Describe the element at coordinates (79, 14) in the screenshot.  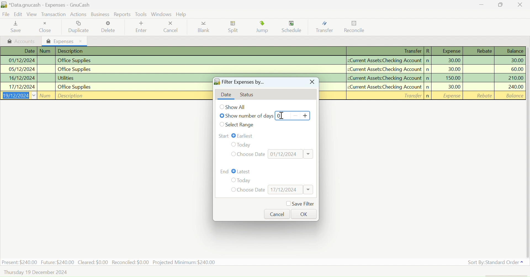
I see `Actions` at that location.